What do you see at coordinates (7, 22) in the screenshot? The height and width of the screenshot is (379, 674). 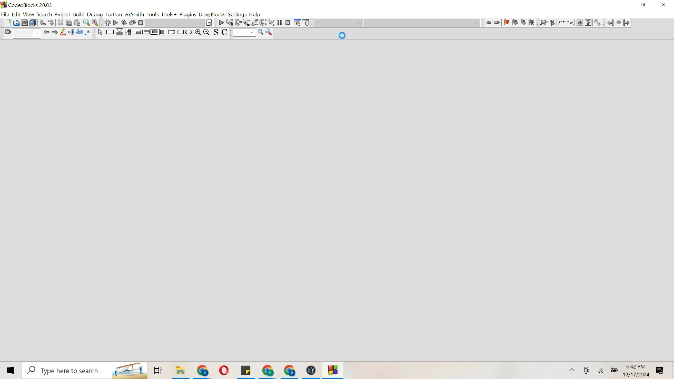 I see `Document` at bounding box center [7, 22].